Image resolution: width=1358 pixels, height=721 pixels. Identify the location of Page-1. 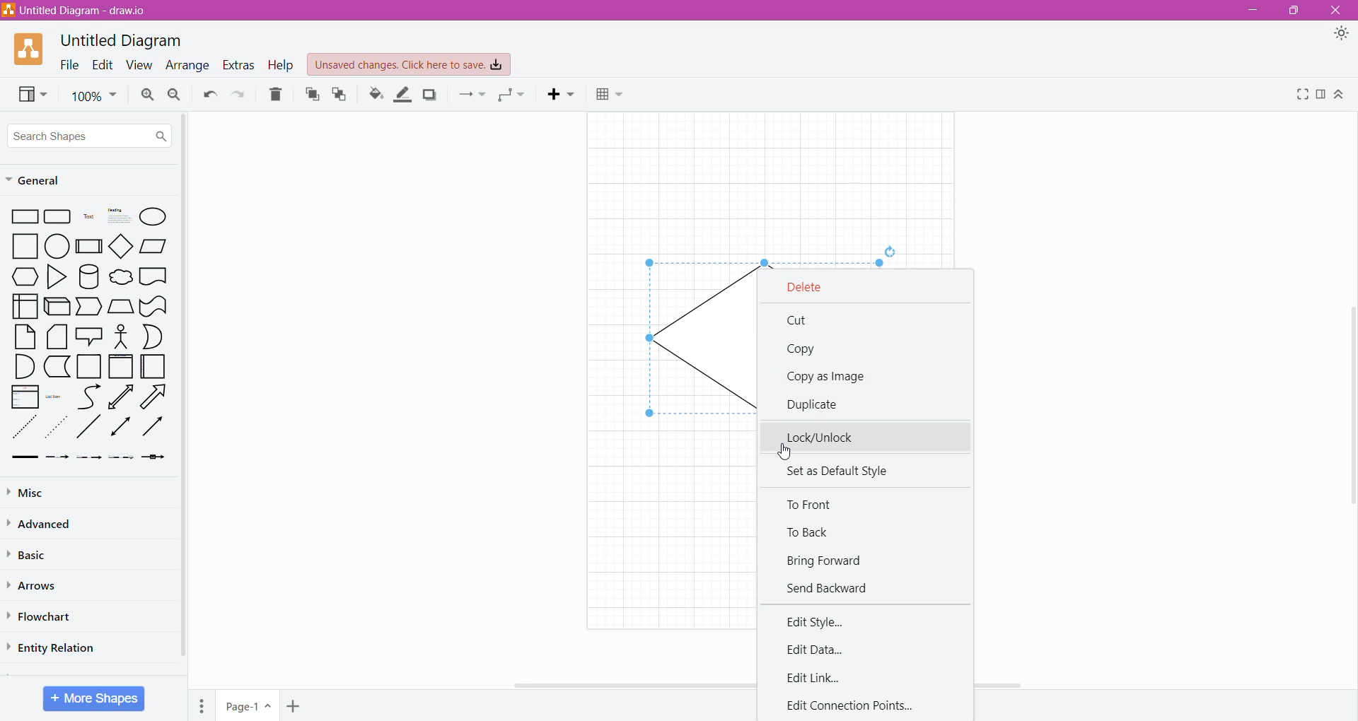
(246, 706).